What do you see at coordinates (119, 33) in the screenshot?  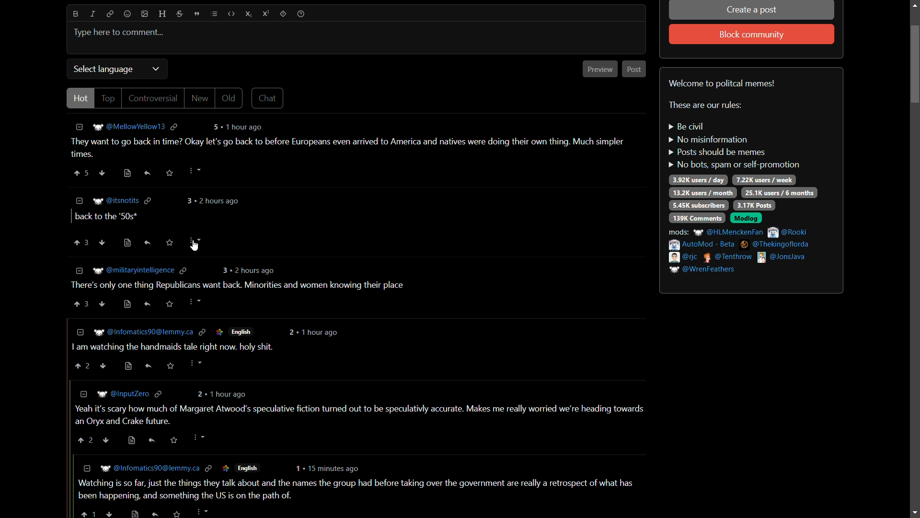 I see `type here to comment` at bounding box center [119, 33].